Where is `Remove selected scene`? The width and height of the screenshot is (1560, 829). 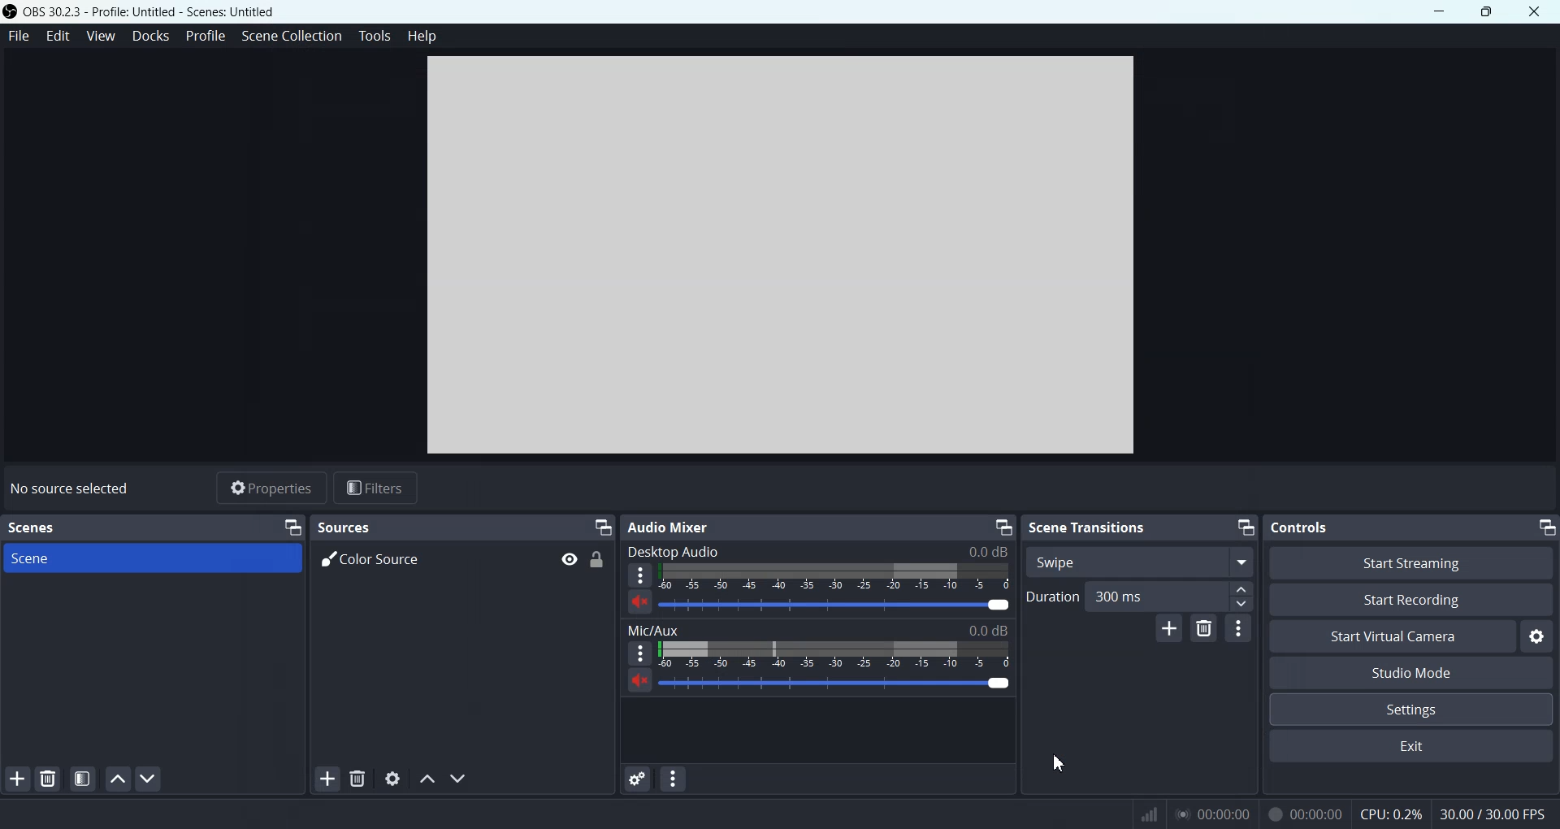 Remove selected scene is located at coordinates (47, 778).